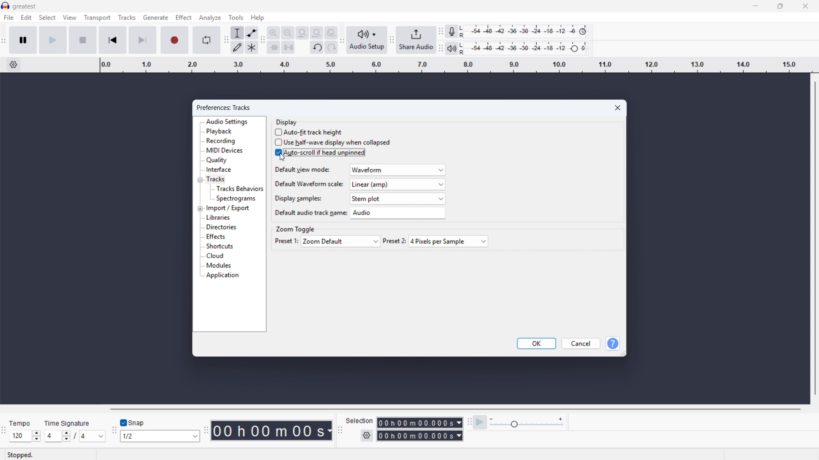 Image resolution: width=819 pixels, height=460 pixels. Describe the element at coordinates (257, 18) in the screenshot. I see `Help ` at that location.